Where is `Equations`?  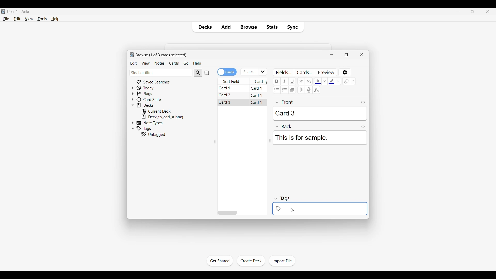 Equations is located at coordinates (316, 90).